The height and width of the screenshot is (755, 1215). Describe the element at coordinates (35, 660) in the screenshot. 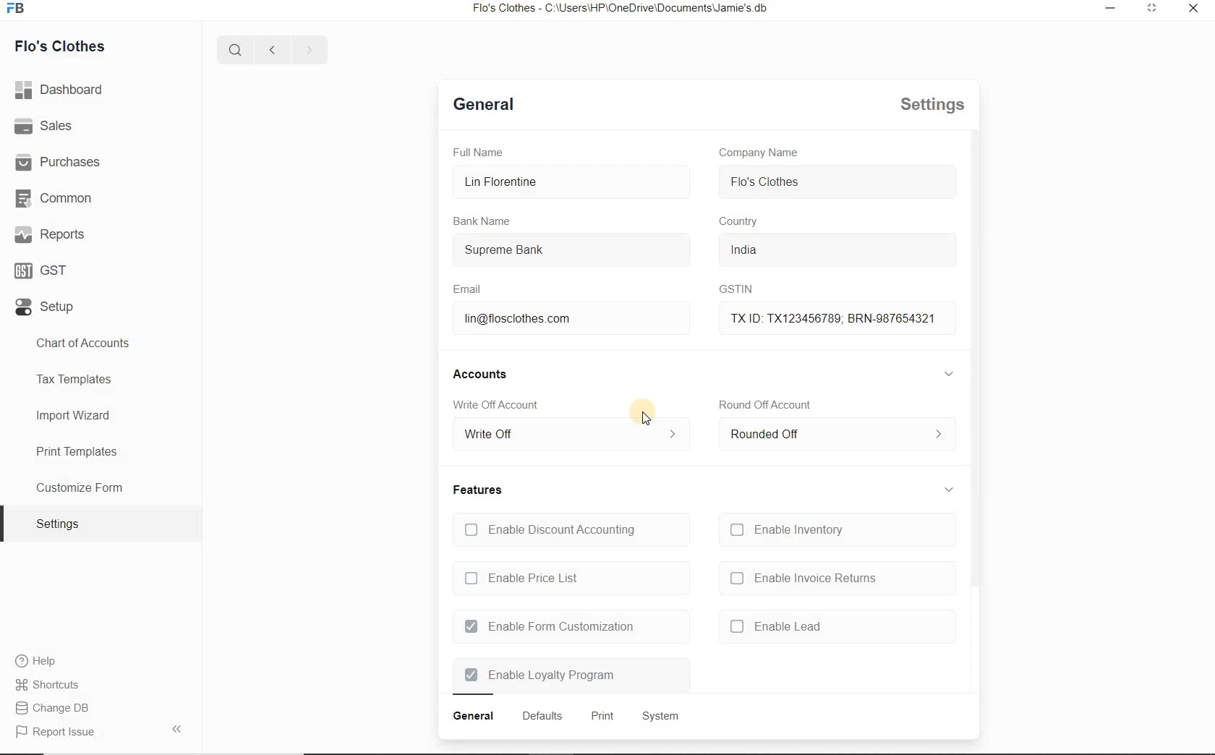

I see `Help` at that location.